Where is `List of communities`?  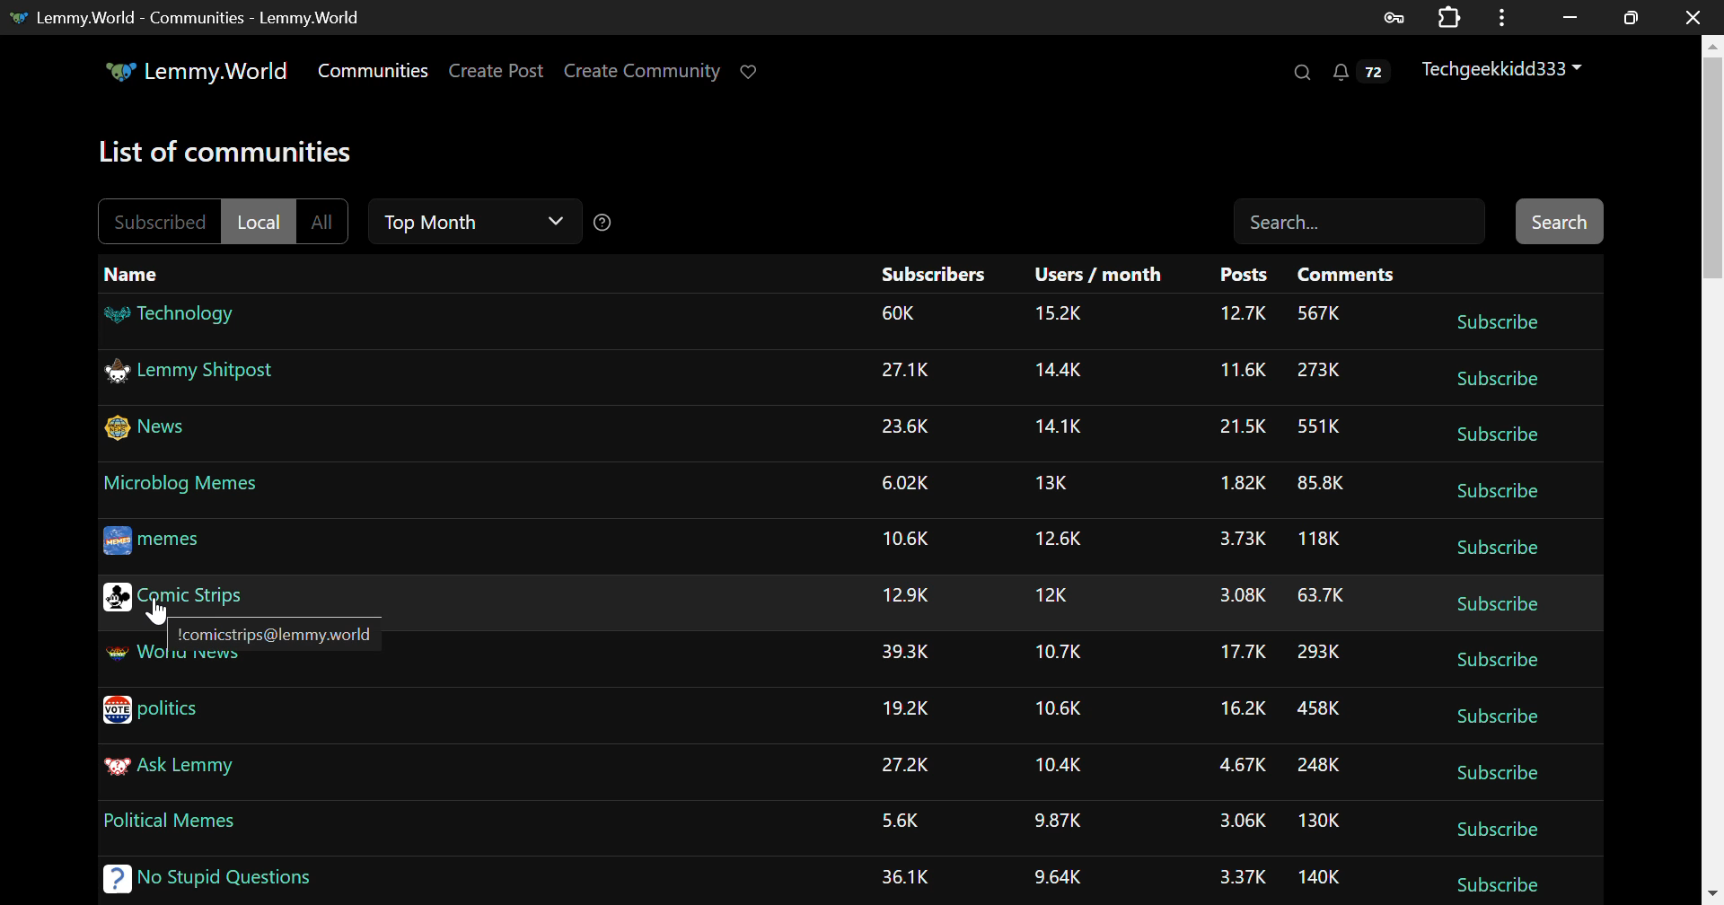
List of communities is located at coordinates (233, 154).